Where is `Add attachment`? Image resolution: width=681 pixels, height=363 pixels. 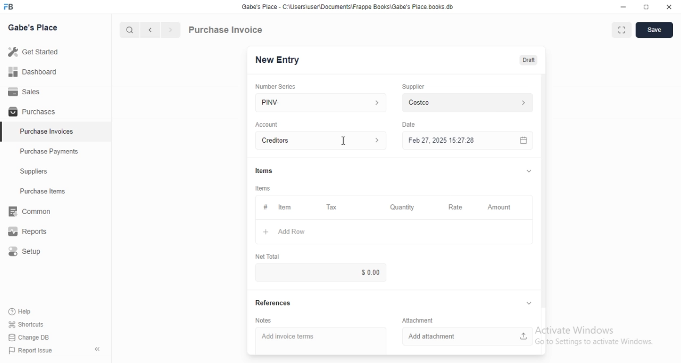 Add attachment is located at coordinates (468, 336).